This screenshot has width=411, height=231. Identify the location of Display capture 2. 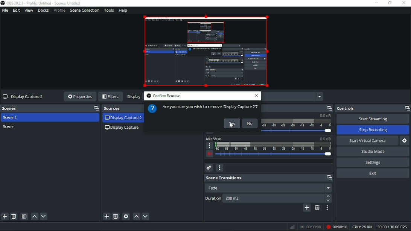
(123, 118).